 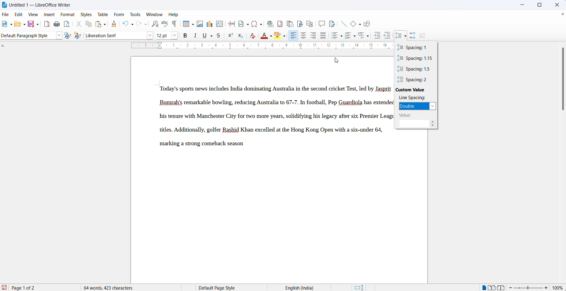 I want to click on copy, so click(x=89, y=24).